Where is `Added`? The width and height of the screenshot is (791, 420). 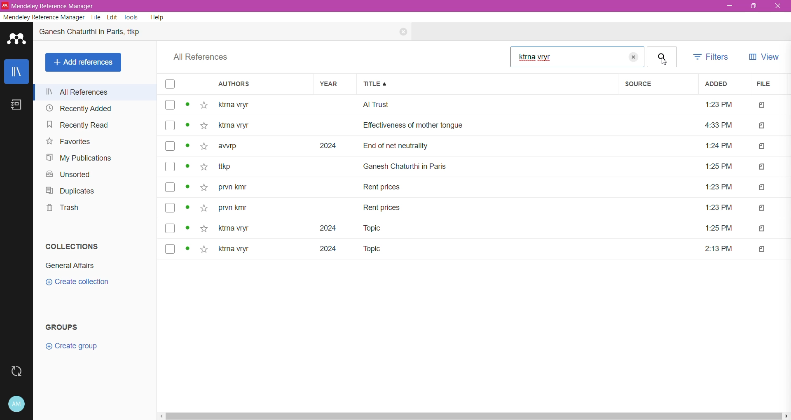
Added is located at coordinates (723, 84).